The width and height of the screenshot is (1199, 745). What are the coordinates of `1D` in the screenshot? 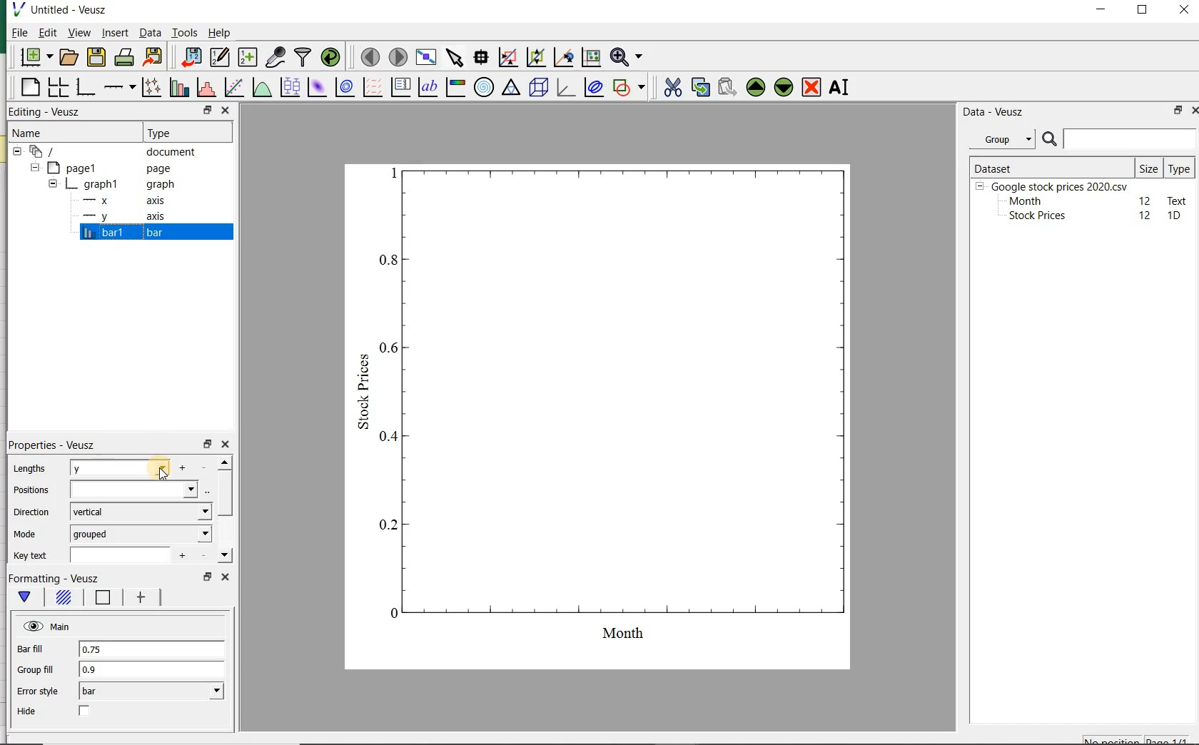 It's located at (1175, 216).